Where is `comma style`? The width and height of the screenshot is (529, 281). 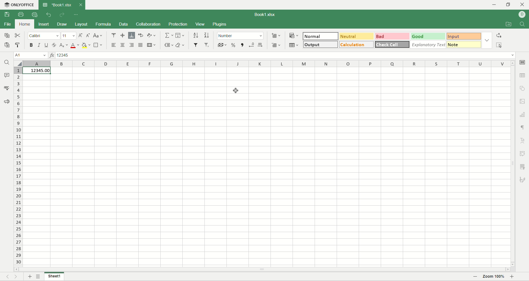 comma style is located at coordinates (242, 46).